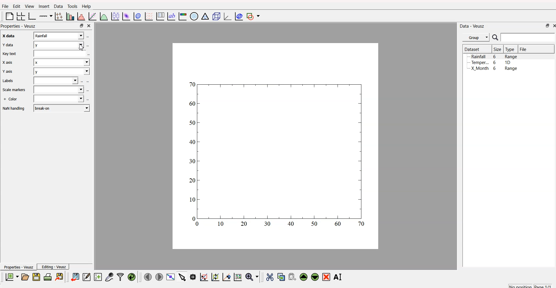 The image size is (556, 288). What do you see at coordinates (276, 147) in the screenshot?
I see `canvas` at bounding box center [276, 147].